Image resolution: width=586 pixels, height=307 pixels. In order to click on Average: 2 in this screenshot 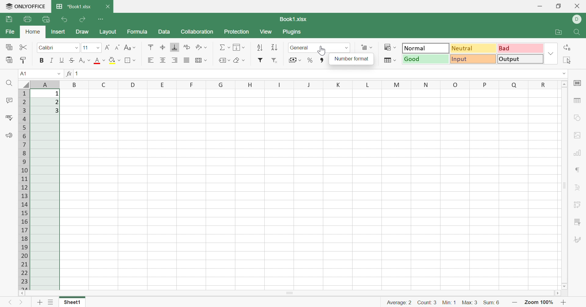, I will do `click(399, 302)`.